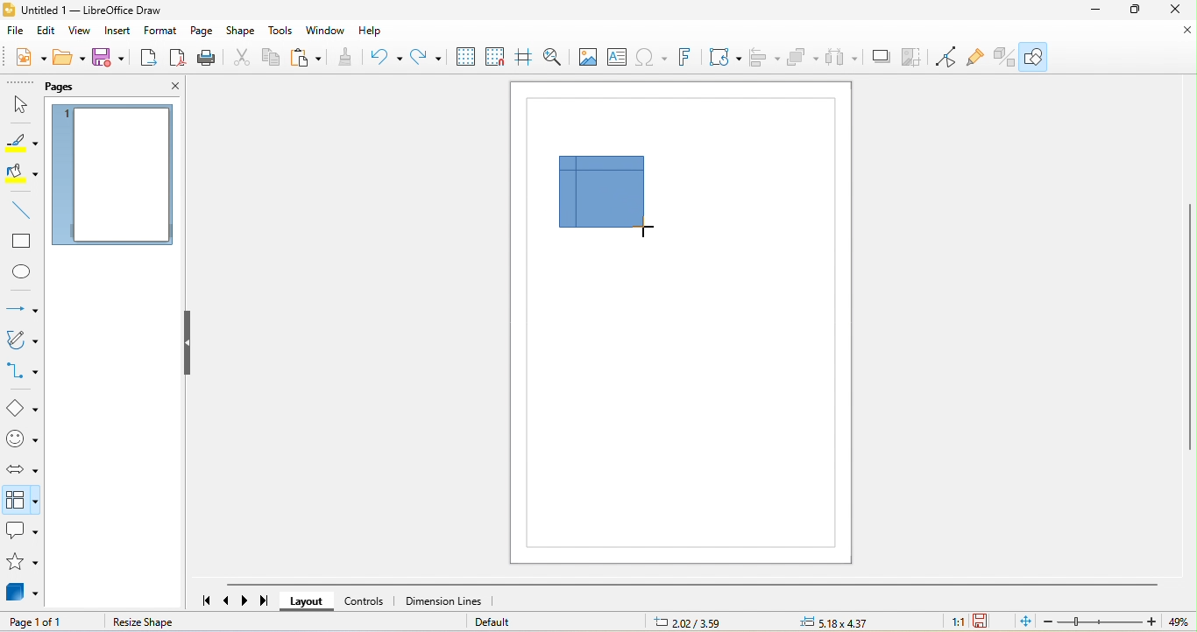 The height and width of the screenshot is (632, 1197). Describe the element at coordinates (327, 33) in the screenshot. I see `window` at that location.